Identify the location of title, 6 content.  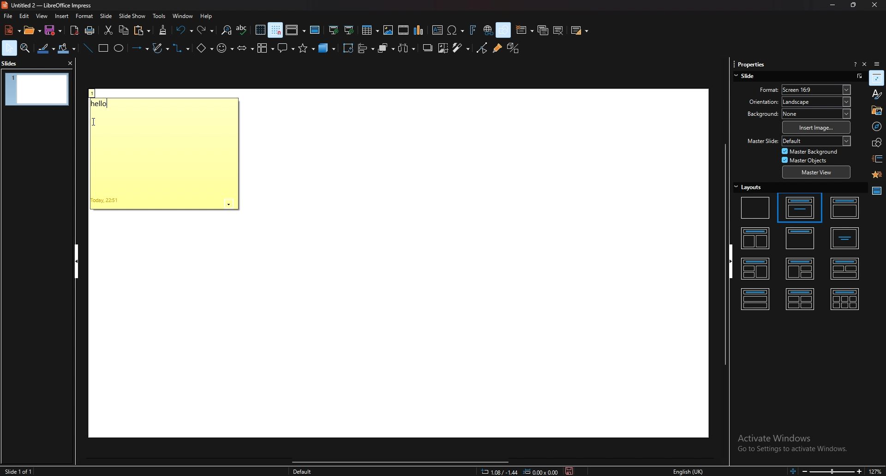
(846, 298).